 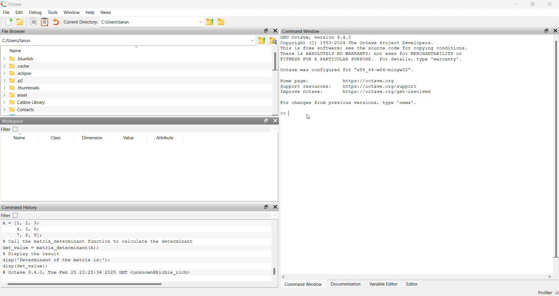 What do you see at coordinates (19, 138) in the screenshot?
I see `name` at bounding box center [19, 138].